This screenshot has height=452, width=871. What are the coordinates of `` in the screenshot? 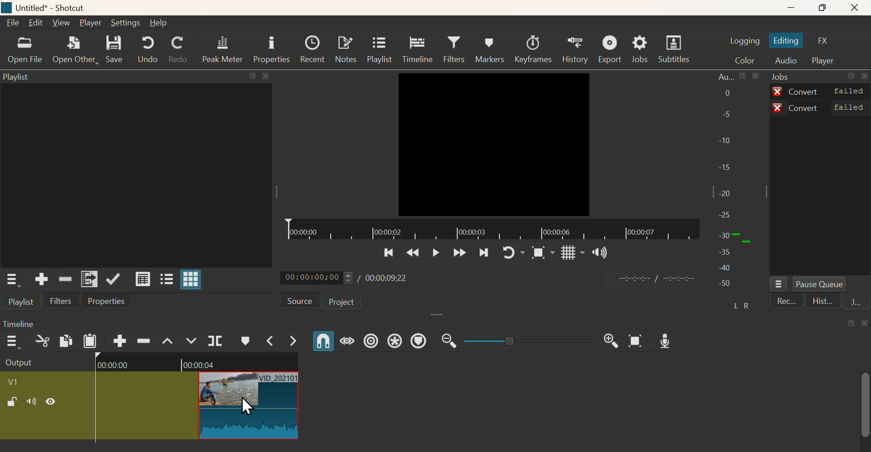 It's located at (302, 300).